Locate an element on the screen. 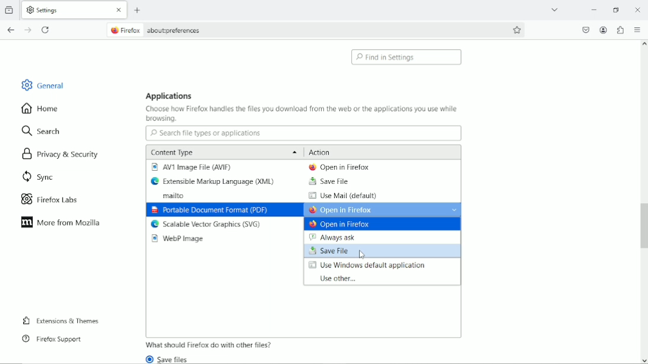  mailto is located at coordinates (169, 196).